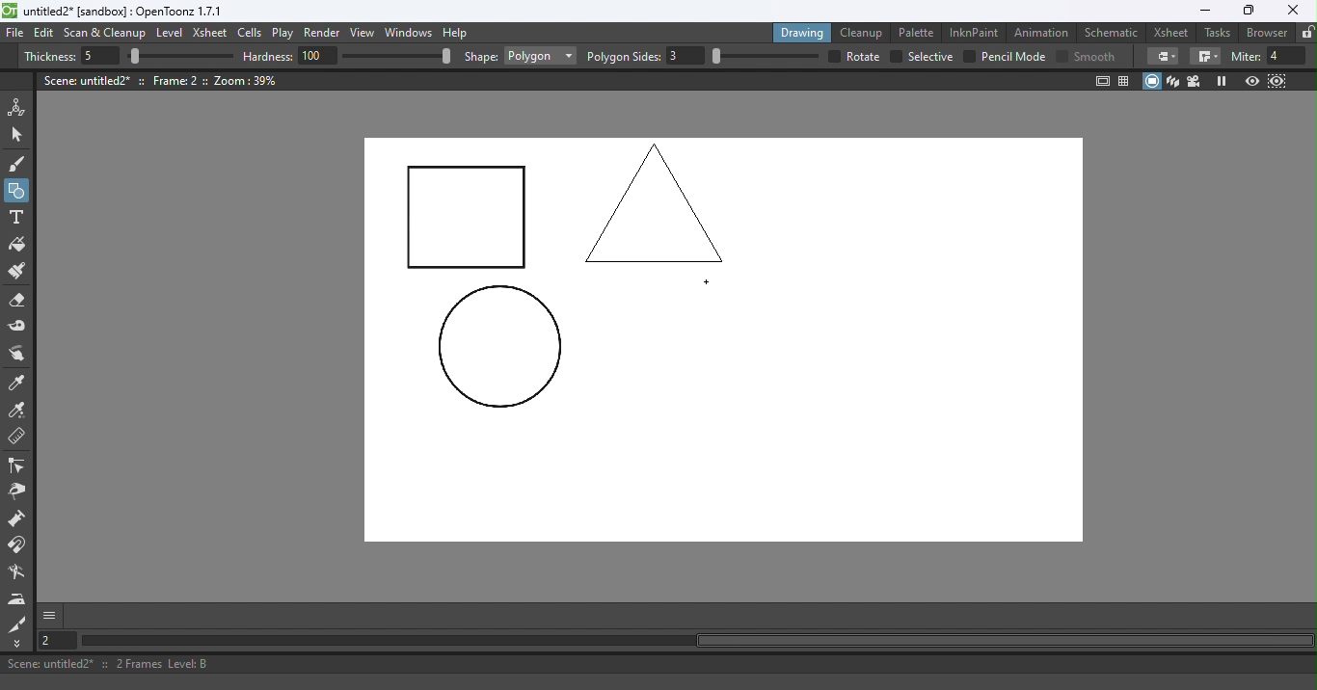  What do you see at coordinates (17, 624) in the screenshot?
I see `Cutter tool` at bounding box center [17, 624].